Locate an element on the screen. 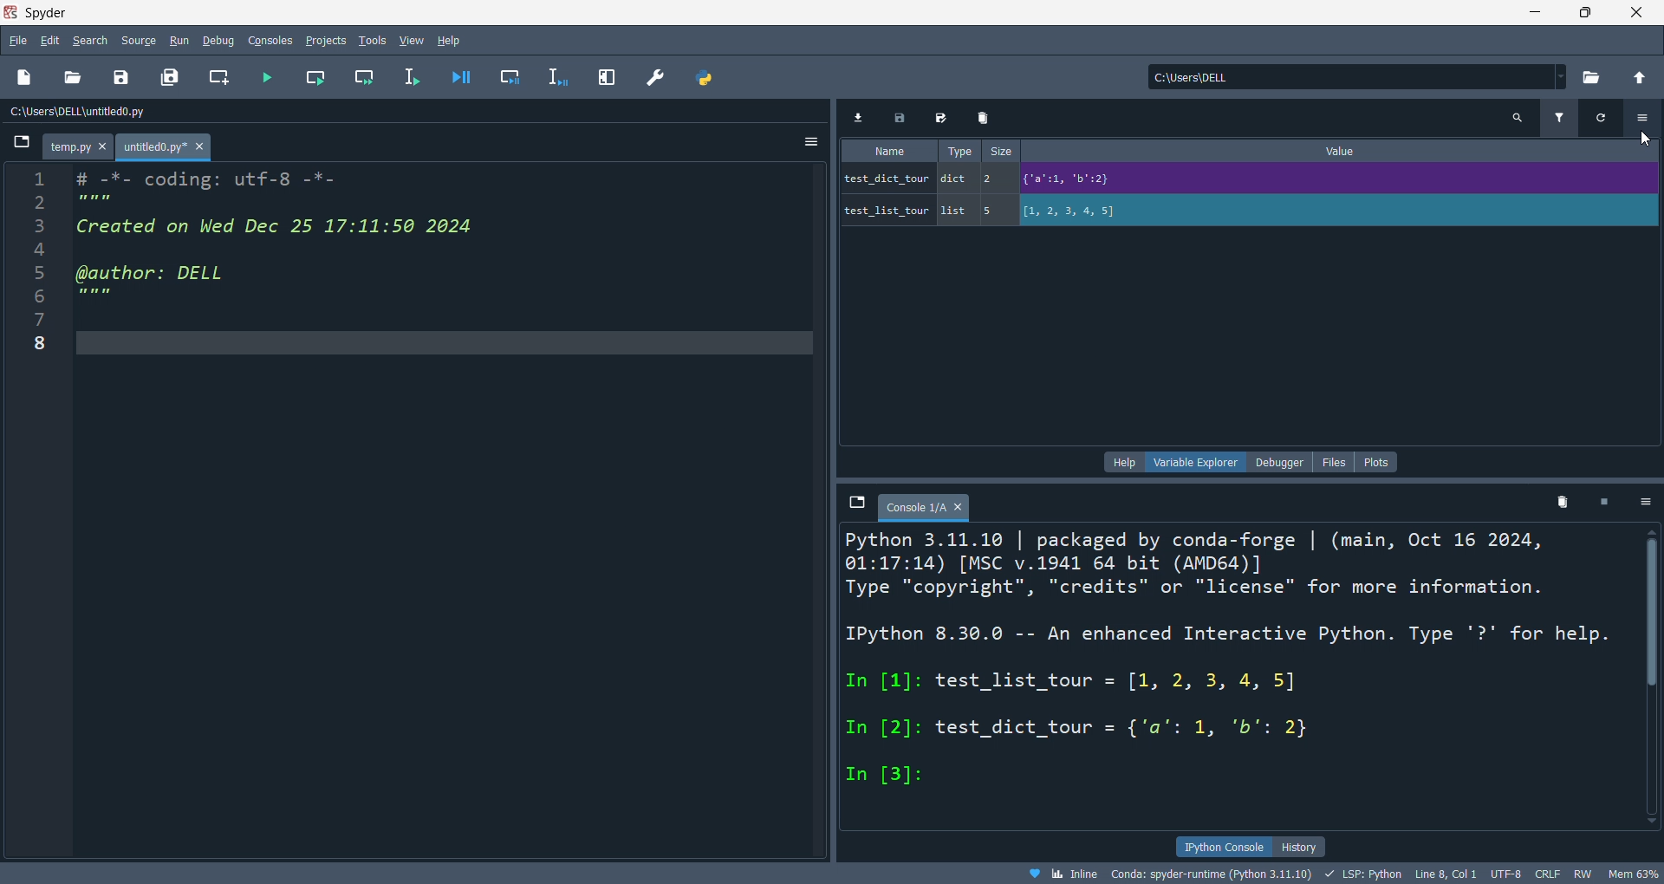 This screenshot has width=1664, height=884. test_dict_tour  is located at coordinates (1251, 178).